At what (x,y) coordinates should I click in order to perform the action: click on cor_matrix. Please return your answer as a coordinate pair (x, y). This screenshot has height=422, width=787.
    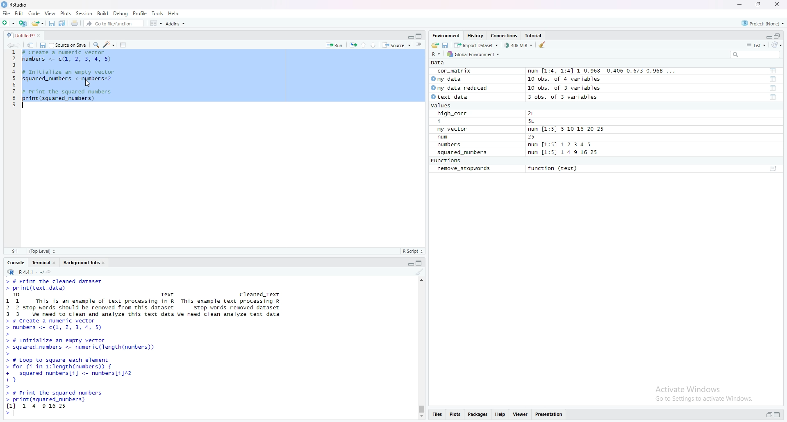
    Looking at the image, I should click on (453, 71).